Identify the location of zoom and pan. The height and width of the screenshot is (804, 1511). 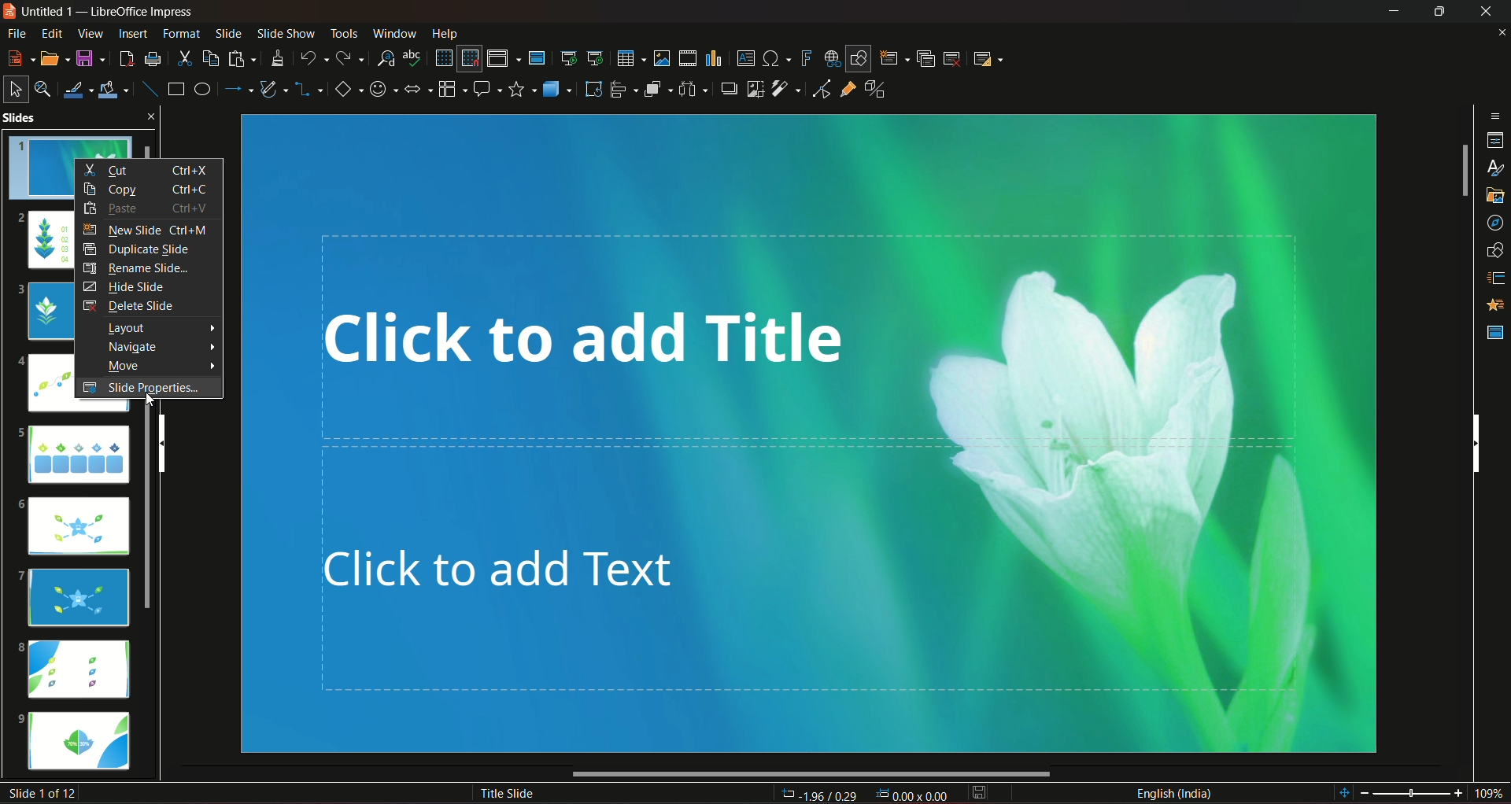
(45, 88).